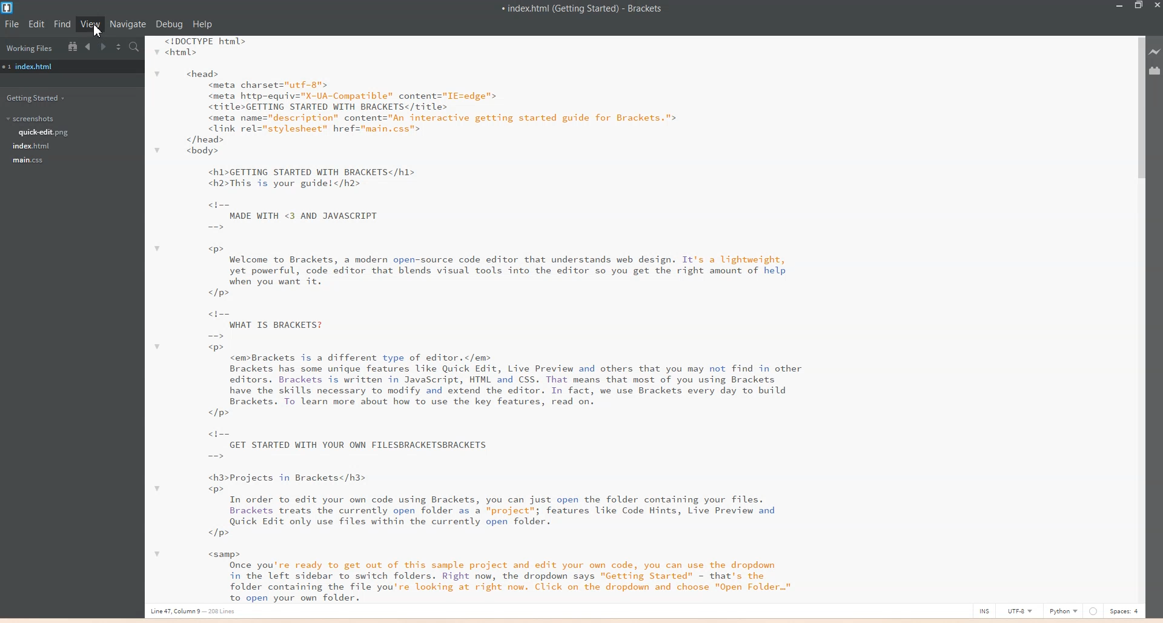  What do you see at coordinates (32, 146) in the screenshot?
I see `index.html` at bounding box center [32, 146].